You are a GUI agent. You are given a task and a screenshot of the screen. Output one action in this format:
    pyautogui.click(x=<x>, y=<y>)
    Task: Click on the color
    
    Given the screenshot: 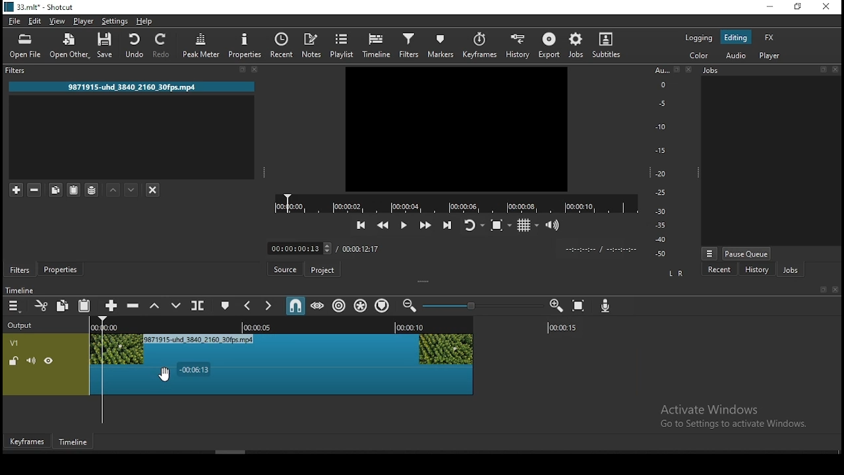 What is the action you would take?
    pyautogui.click(x=701, y=57)
    